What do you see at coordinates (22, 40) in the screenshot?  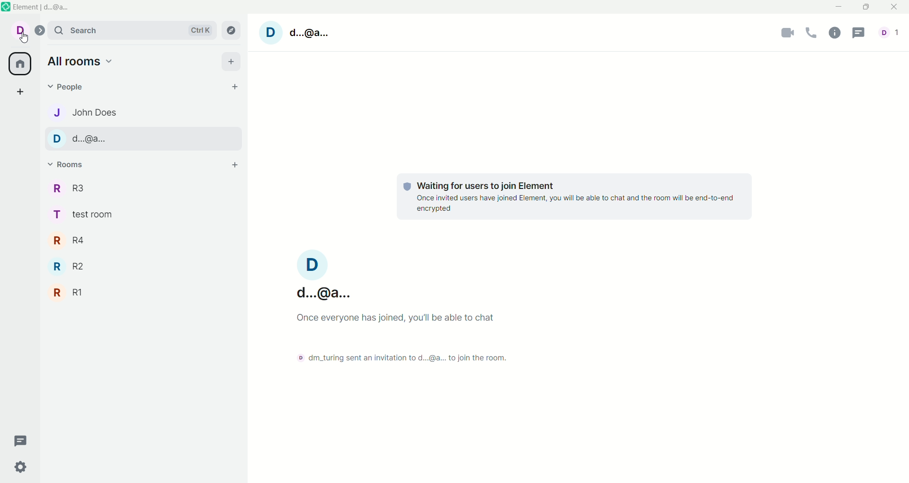 I see `cursor` at bounding box center [22, 40].